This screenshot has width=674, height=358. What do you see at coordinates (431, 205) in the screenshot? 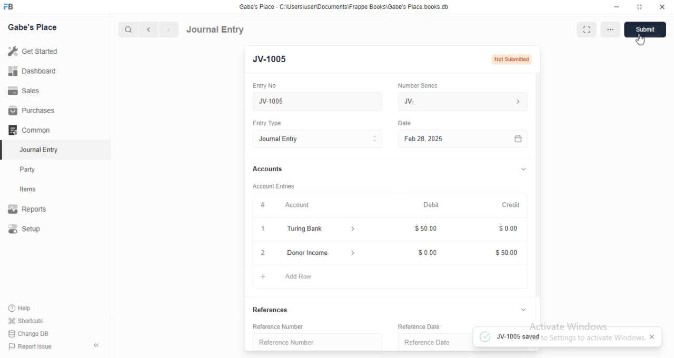
I see `Debit` at bounding box center [431, 205].